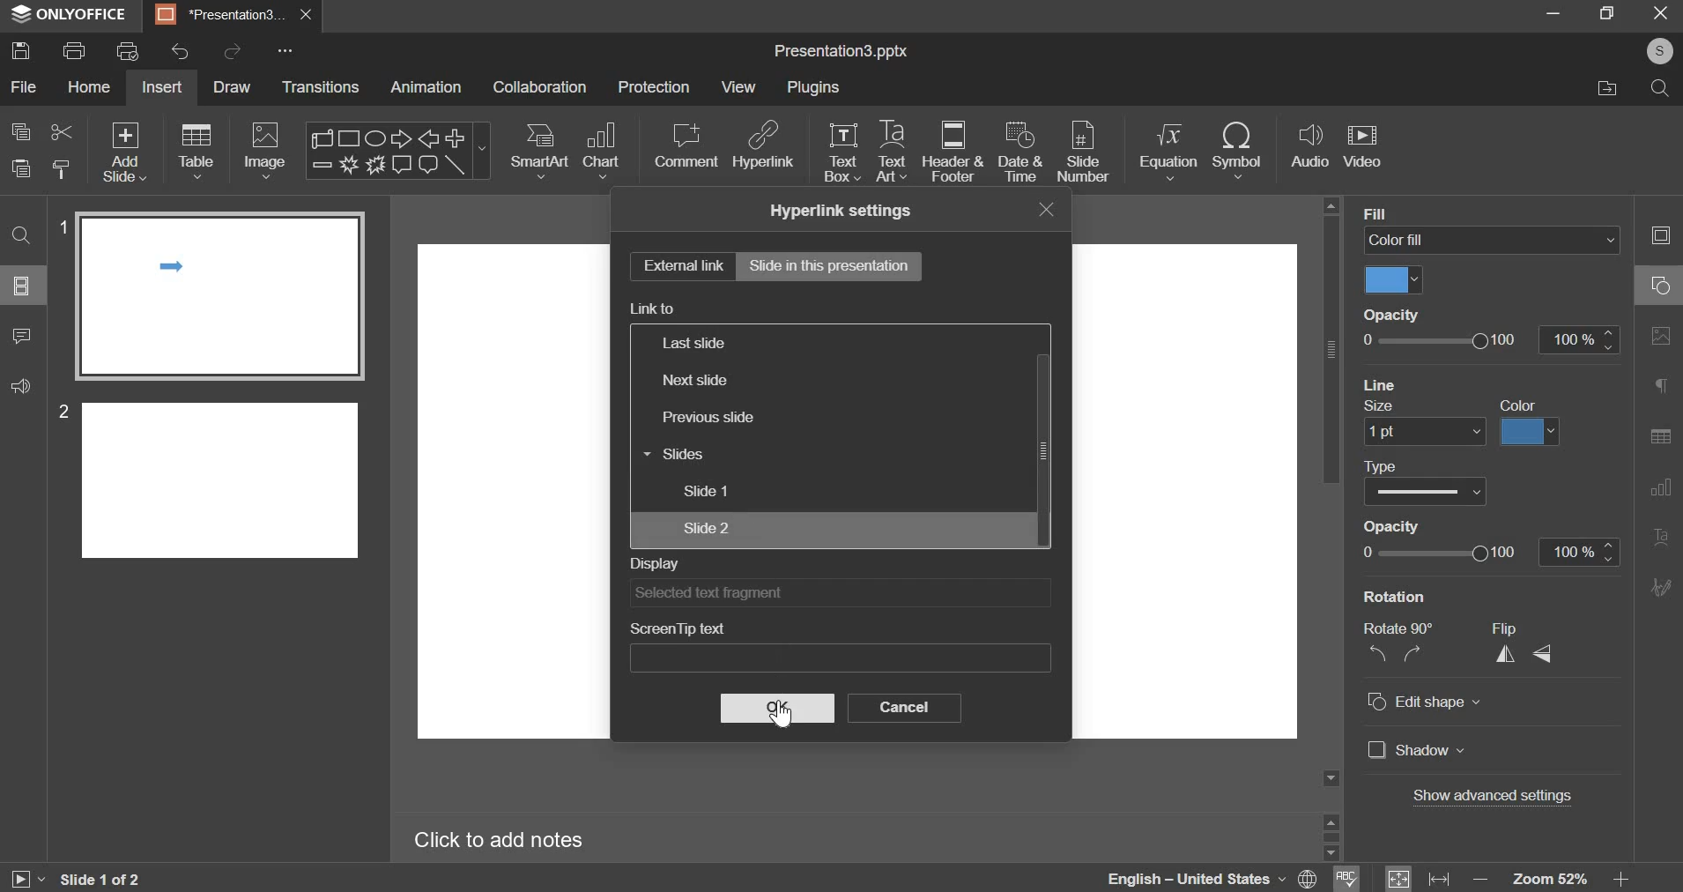 The height and width of the screenshot is (892, 1683). Describe the element at coordinates (1492, 239) in the screenshot. I see `color fill` at that location.